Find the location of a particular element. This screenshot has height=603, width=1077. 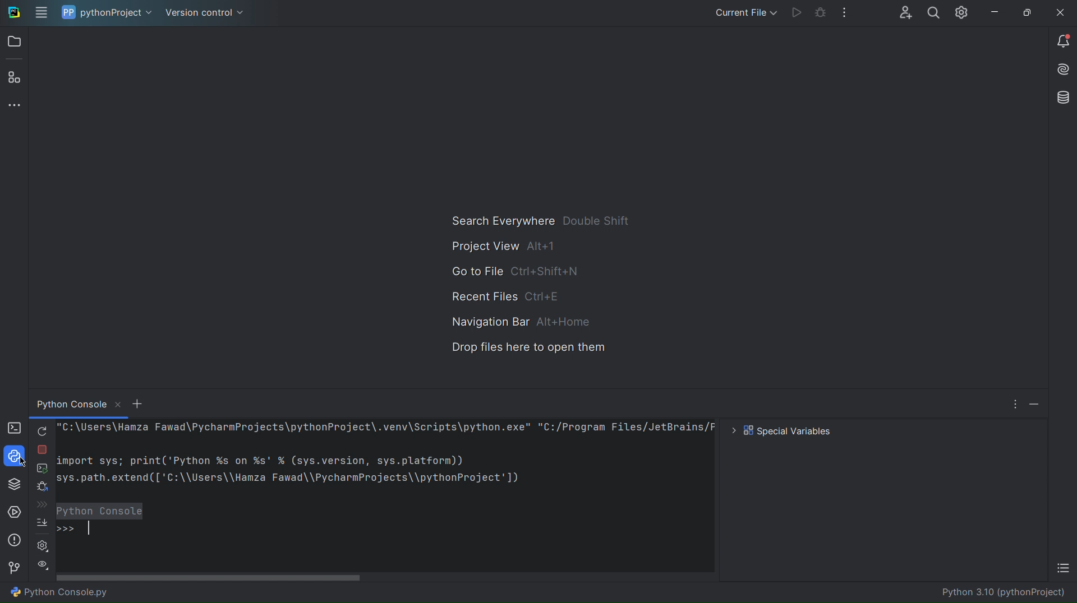

Python 3.10 (pythonProject) is located at coordinates (1000, 594).